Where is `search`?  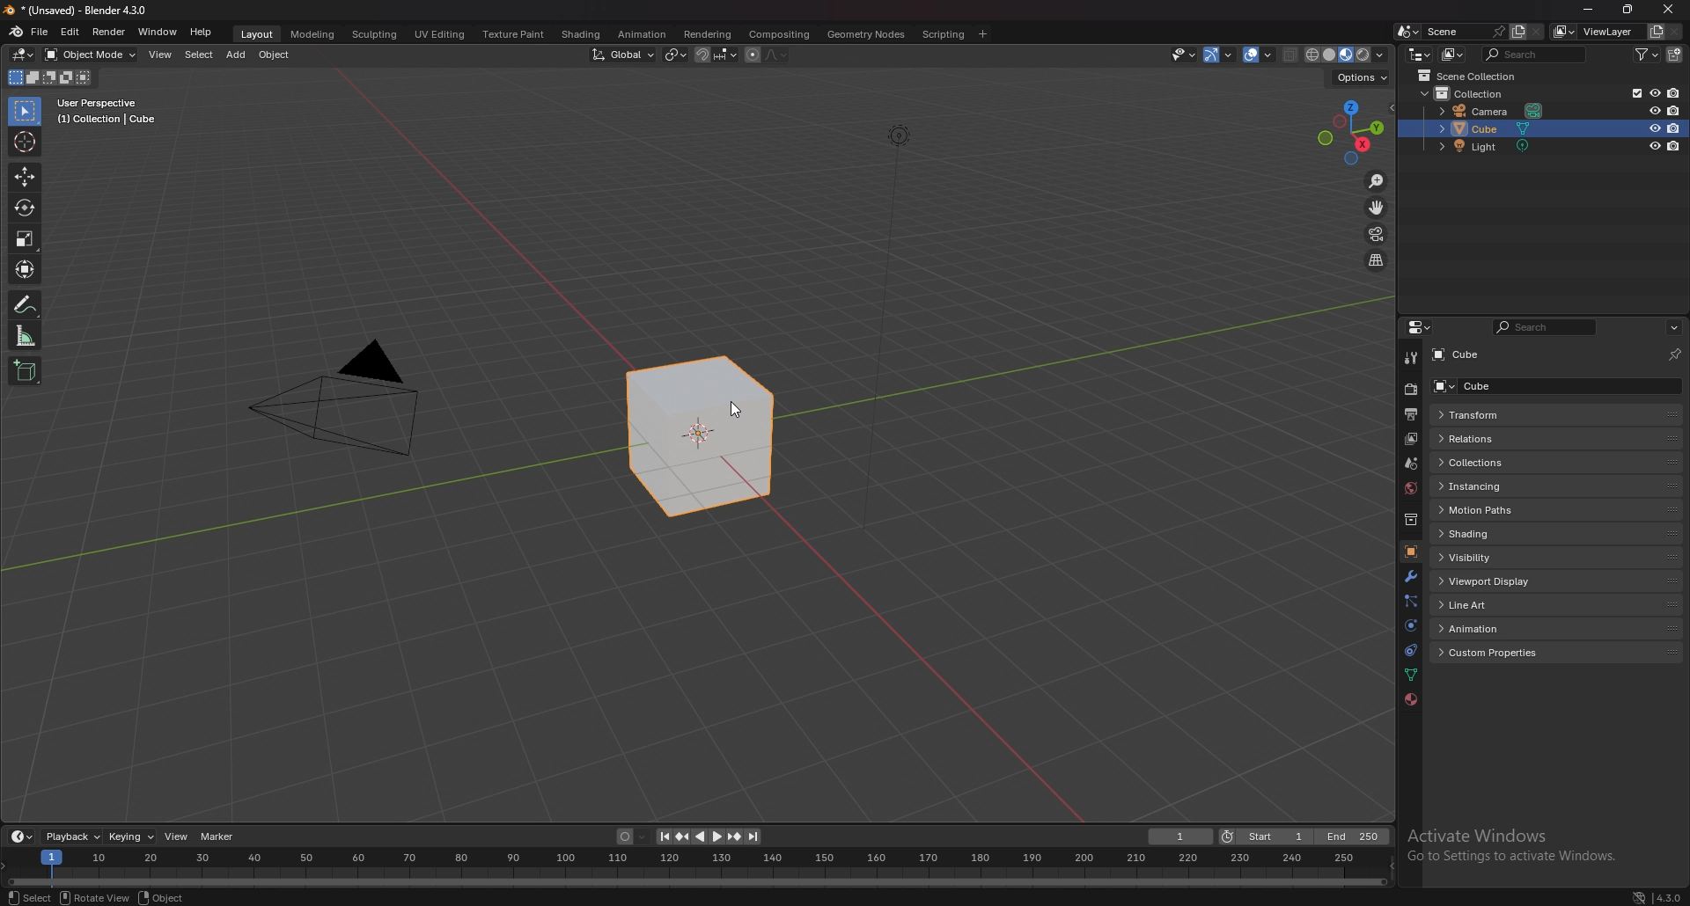
search is located at coordinates (1544, 326).